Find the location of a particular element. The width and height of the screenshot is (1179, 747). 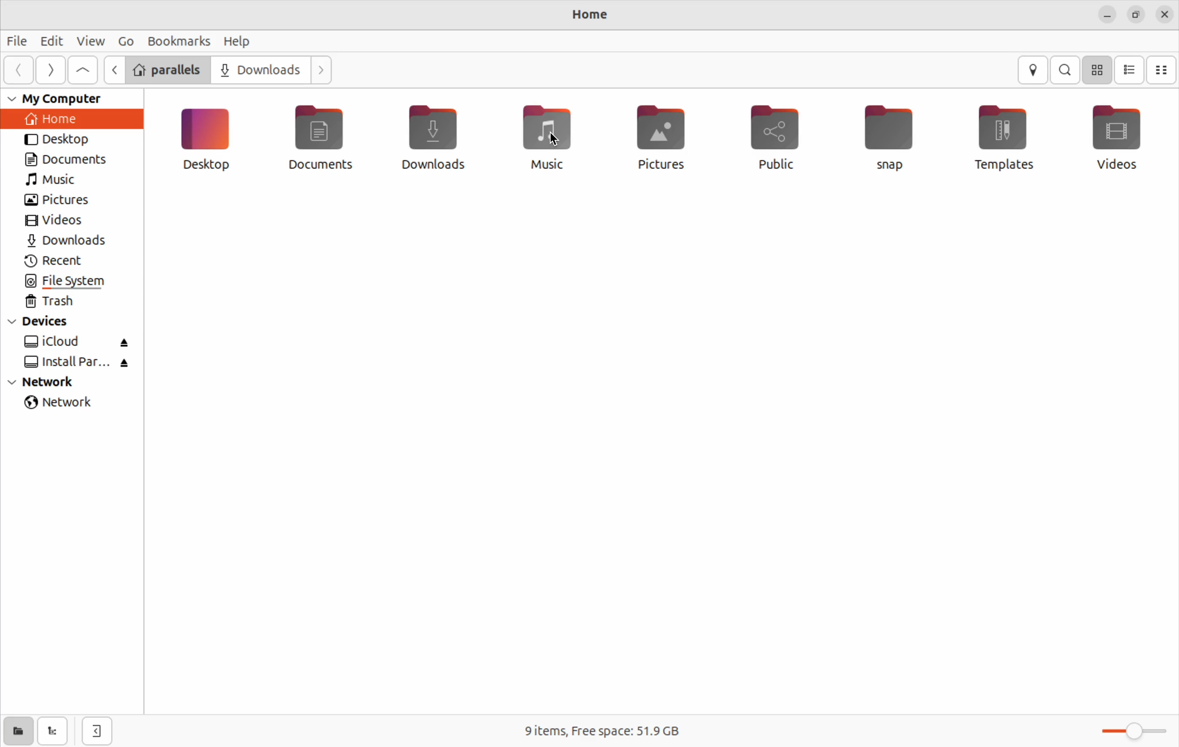

close is located at coordinates (1166, 16).